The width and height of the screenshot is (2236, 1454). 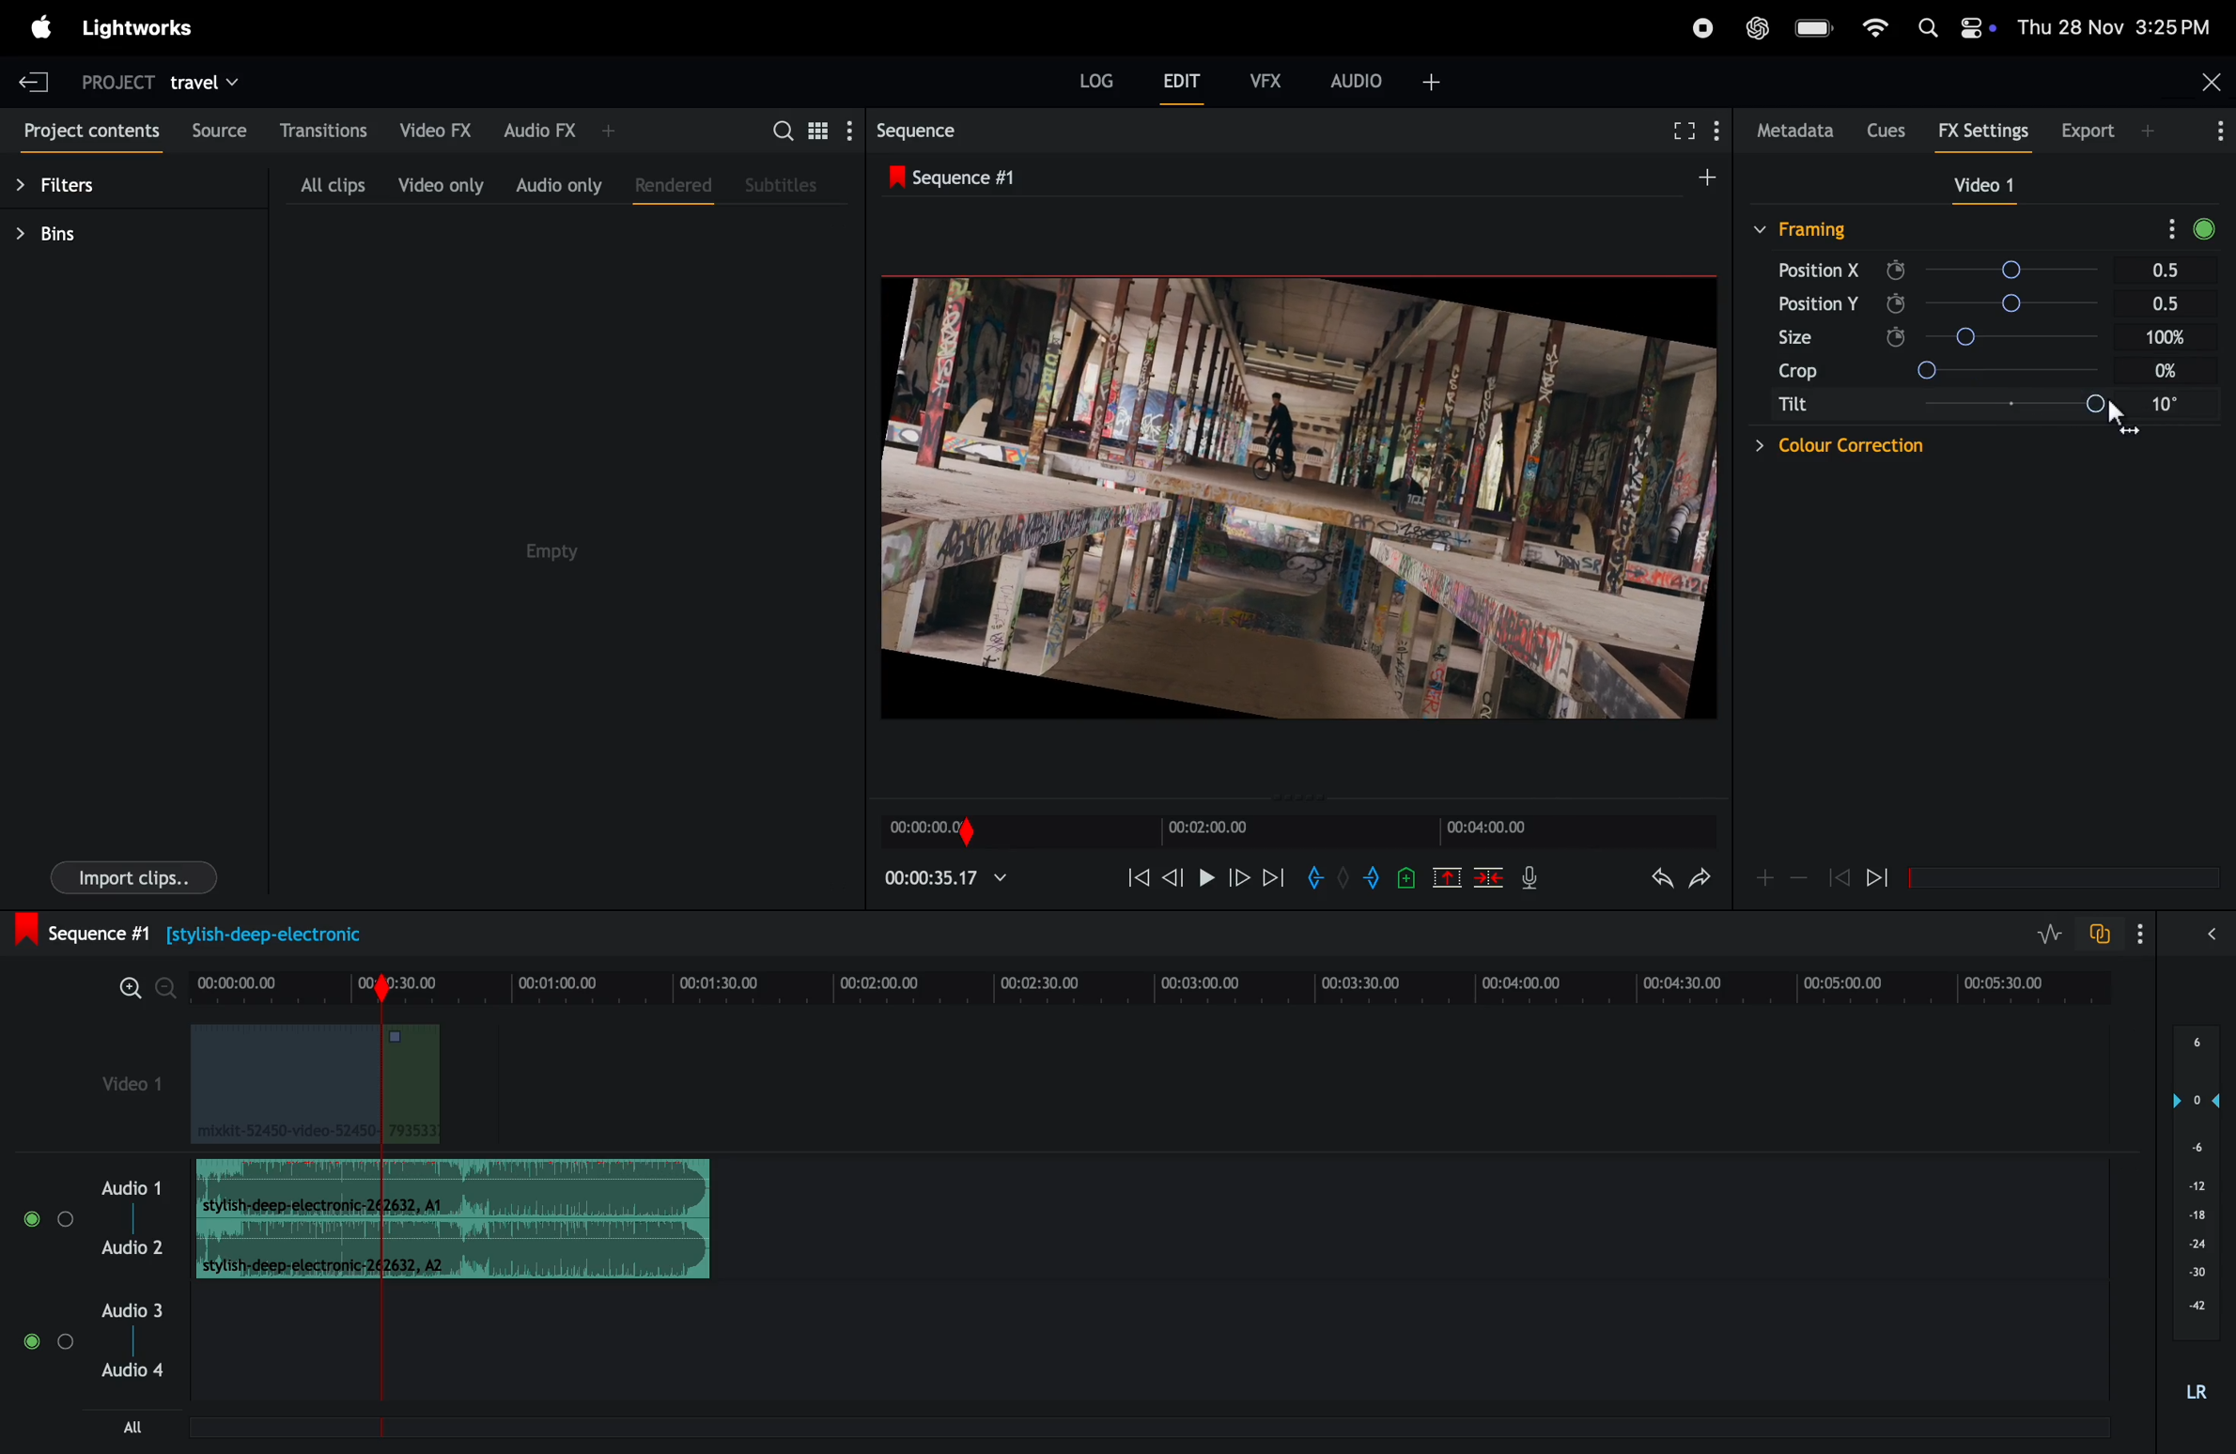 I want to click on video 1, so click(x=1994, y=186).